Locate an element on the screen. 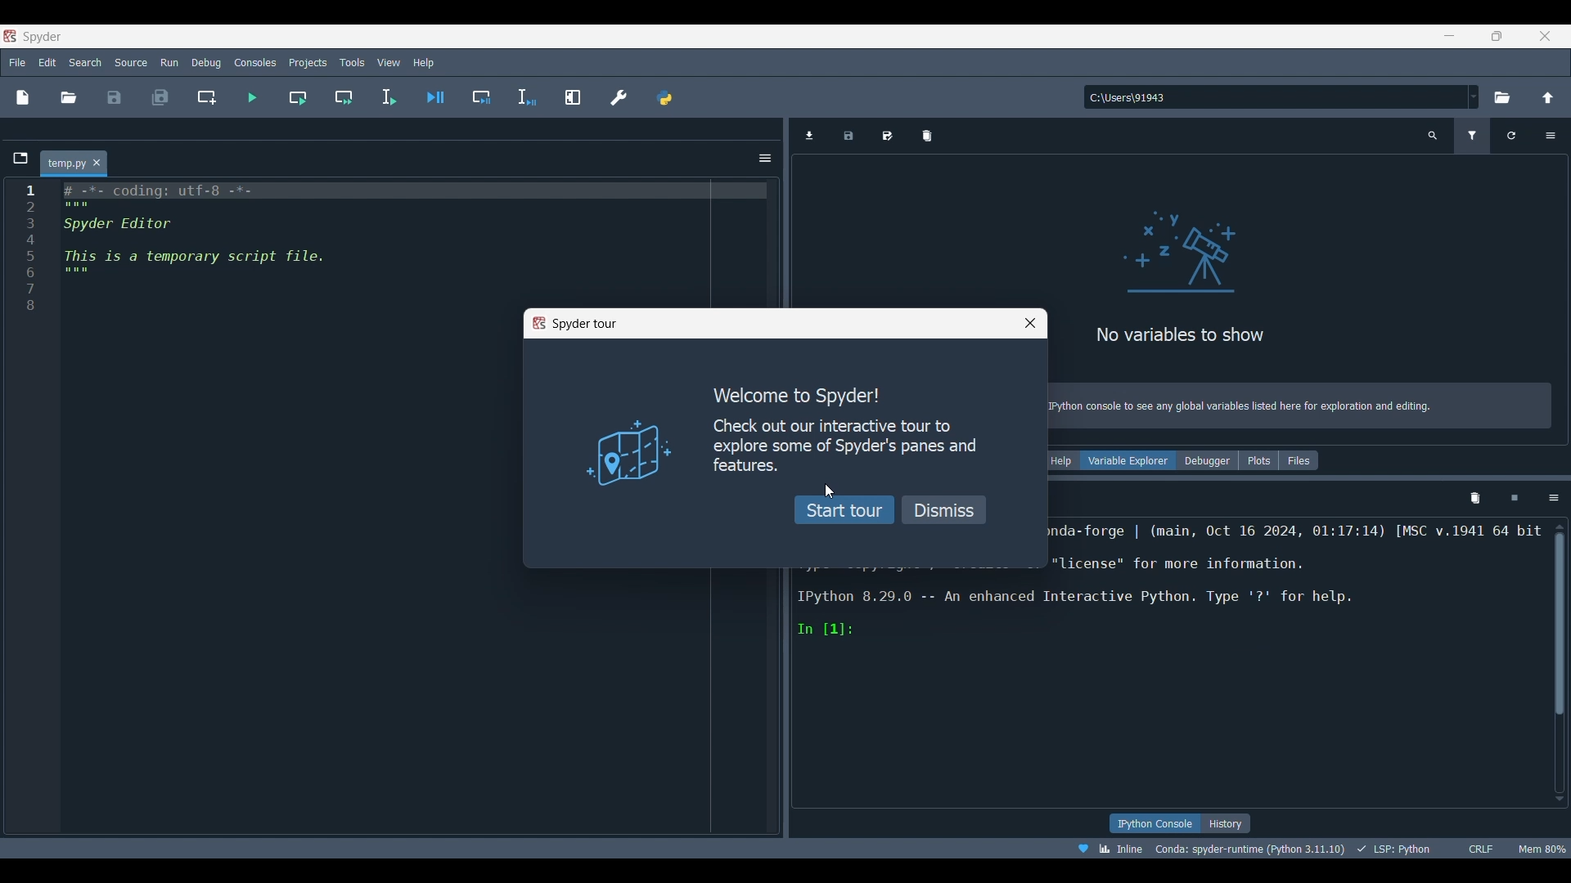  move down is located at coordinates (1560, 793).